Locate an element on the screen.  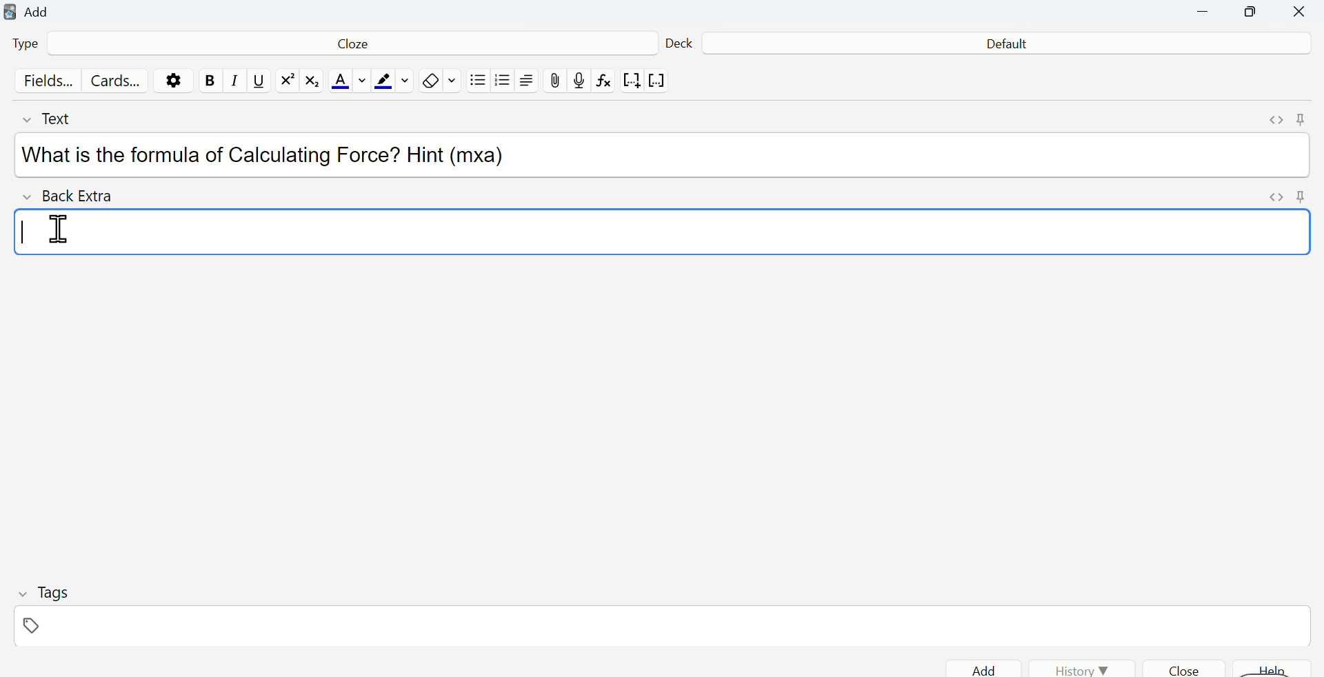
exponential is located at coordinates (287, 81).